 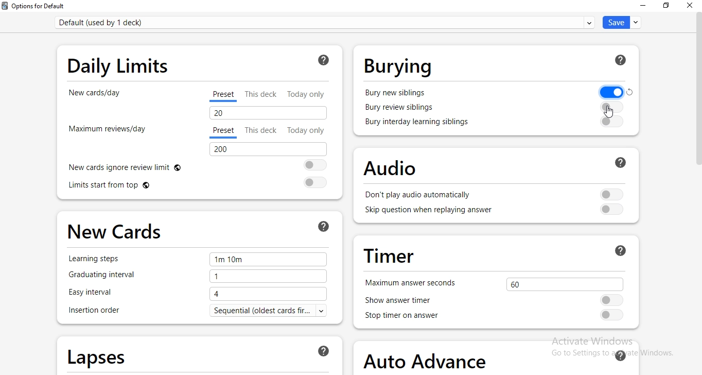 I want to click on new cards ignore review limit, so click(x=134, y=166).